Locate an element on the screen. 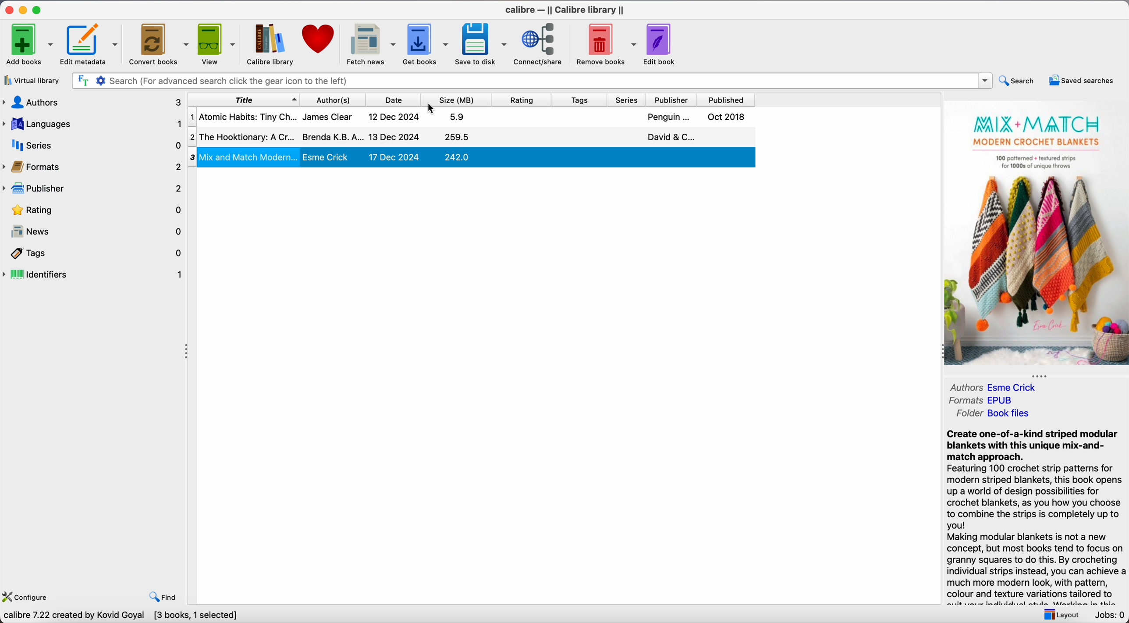 The image size is (1129, 623). Mix and Match Modern... is located at coordinates (477, 156).